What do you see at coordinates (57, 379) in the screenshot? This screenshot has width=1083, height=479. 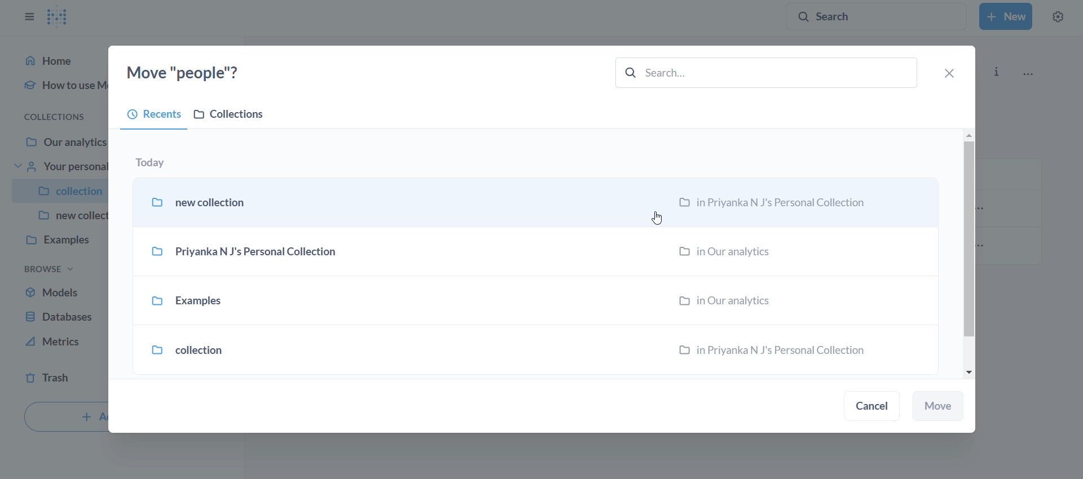 I see `trash` at bounding box center [57, 379].